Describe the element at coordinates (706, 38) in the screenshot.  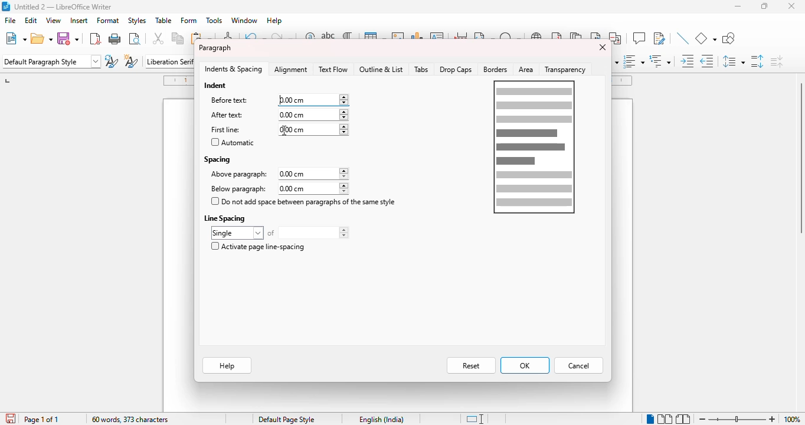
I see `basic shapes` at that location.